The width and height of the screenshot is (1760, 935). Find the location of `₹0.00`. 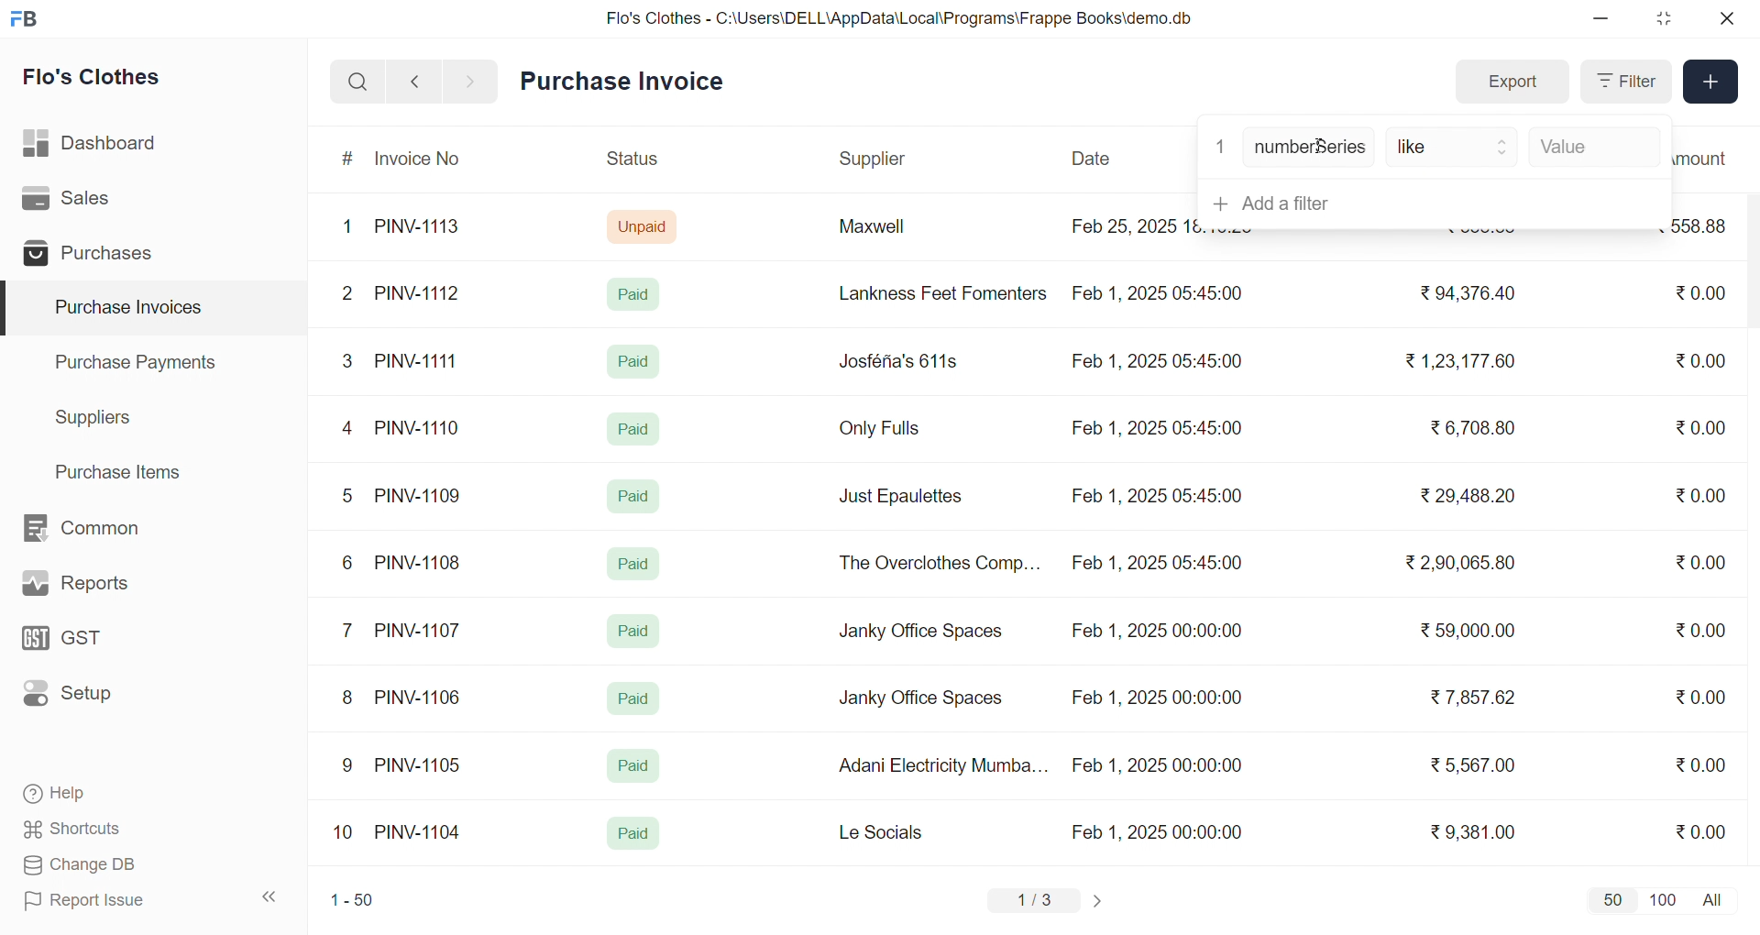

₹0.00 is located at coordinates (1699, 565).